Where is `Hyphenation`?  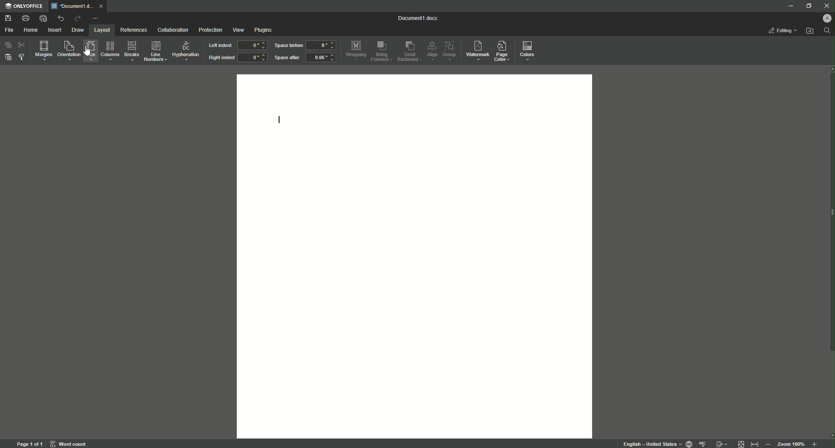 Hyphenation is located at coordinates (186, 50).